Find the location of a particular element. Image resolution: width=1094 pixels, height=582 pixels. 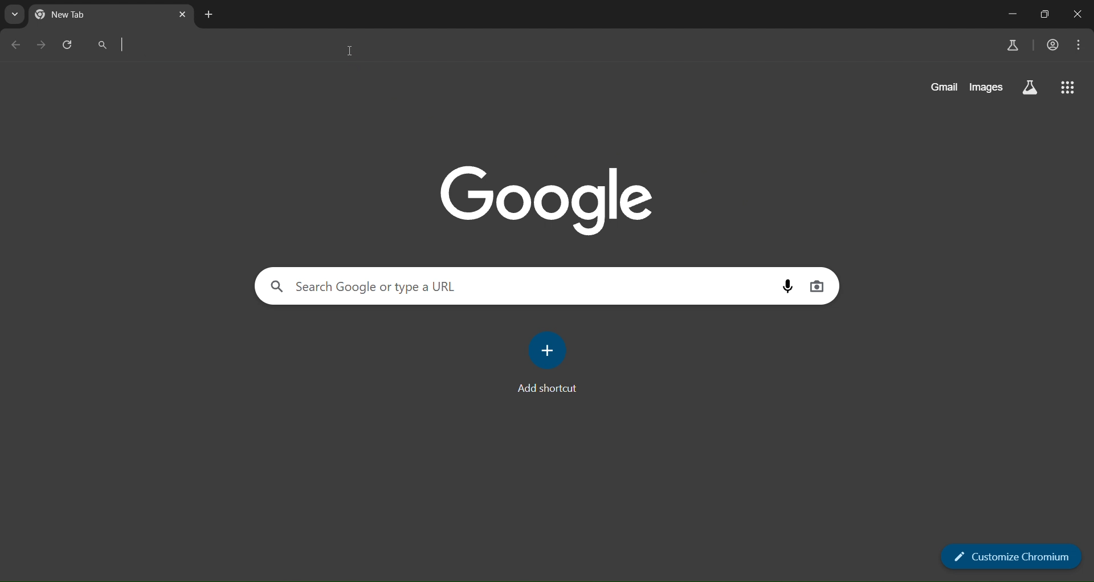

search labs is located at coordinates (1013, 47).